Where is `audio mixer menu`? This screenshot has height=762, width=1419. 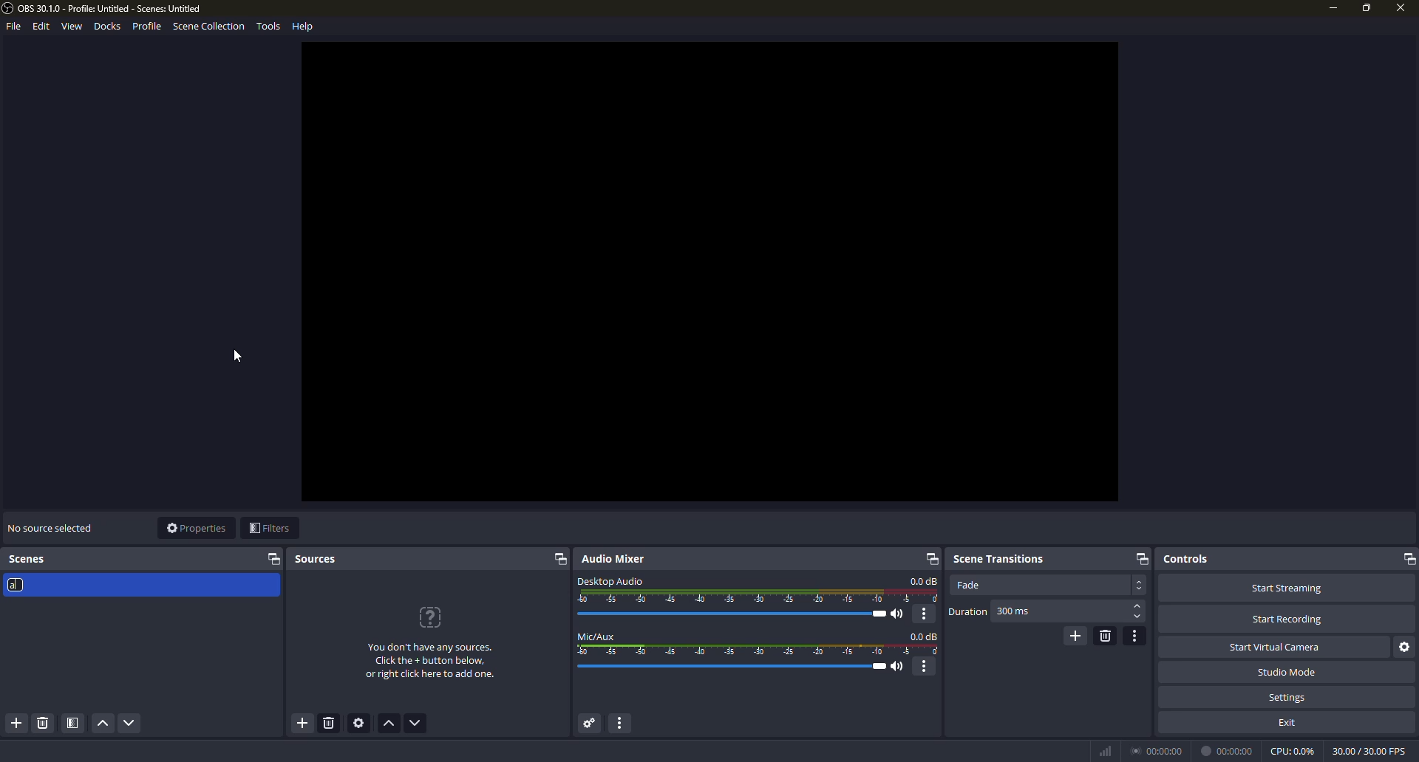
audio mixer menu is located at coordinates (625, 724).